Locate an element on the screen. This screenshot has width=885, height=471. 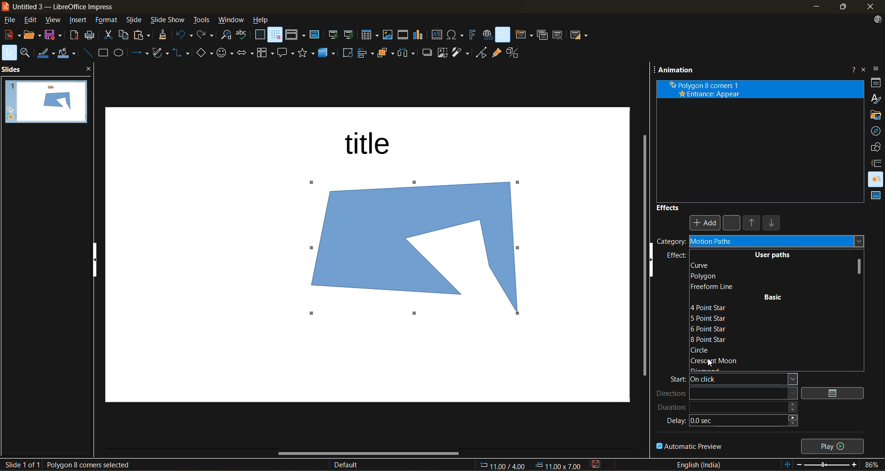
export as pdf is located at coordinates (73, 35).